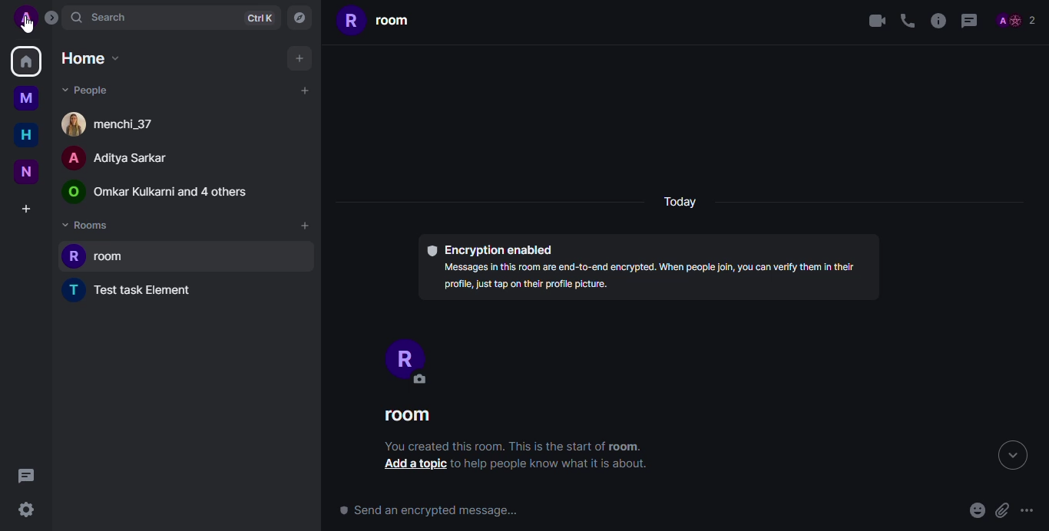 This screenshot has width=1049, height=531. Describe the element at coordinates (680, 203) in the screenshot. I see `today` at that location.